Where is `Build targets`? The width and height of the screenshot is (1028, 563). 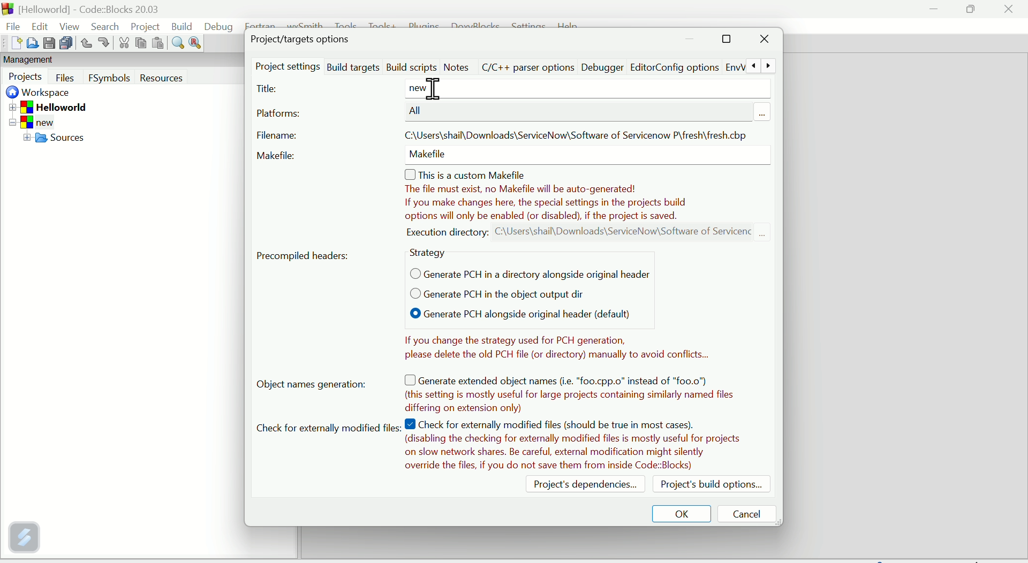
Build targets is located at coordinates (353, 65).